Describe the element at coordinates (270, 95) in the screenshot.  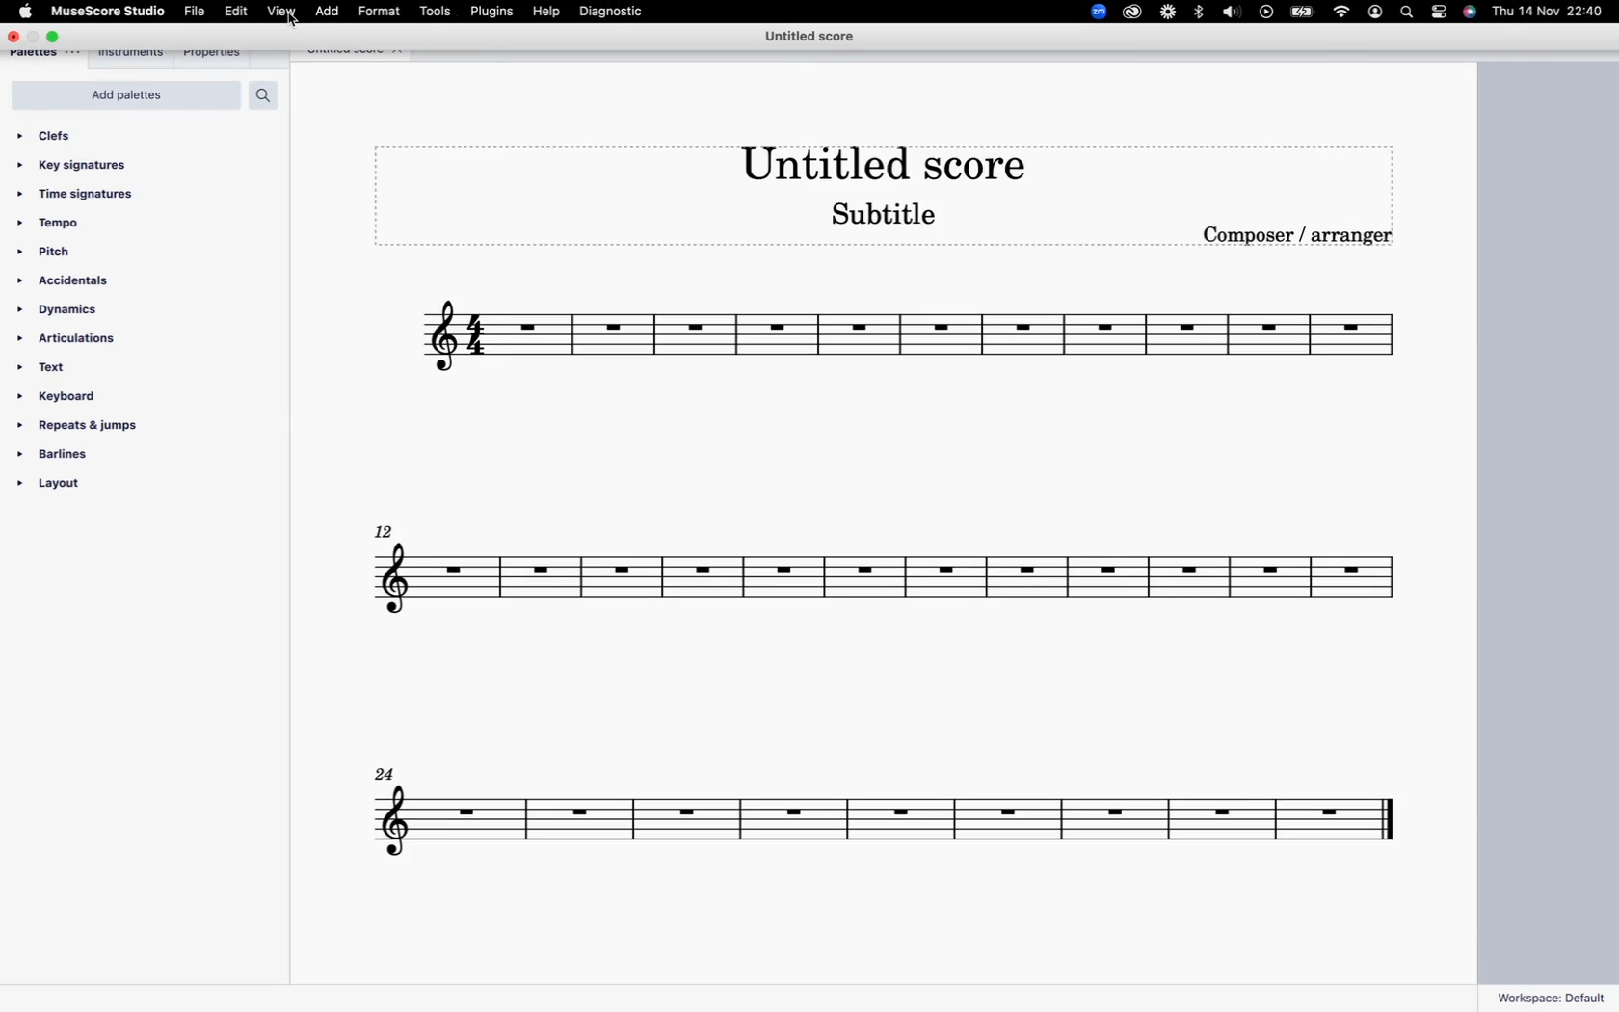
I see `search` at that location.